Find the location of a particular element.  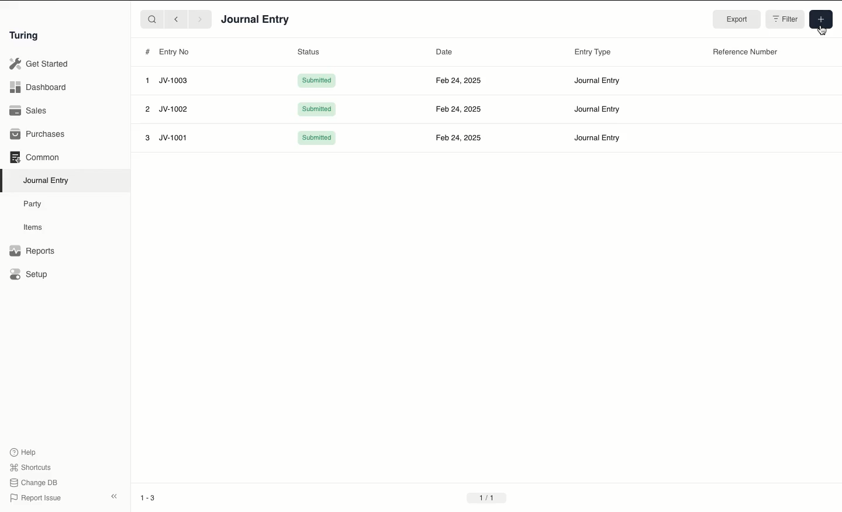

Cursor is located at coordinates (823, 30).